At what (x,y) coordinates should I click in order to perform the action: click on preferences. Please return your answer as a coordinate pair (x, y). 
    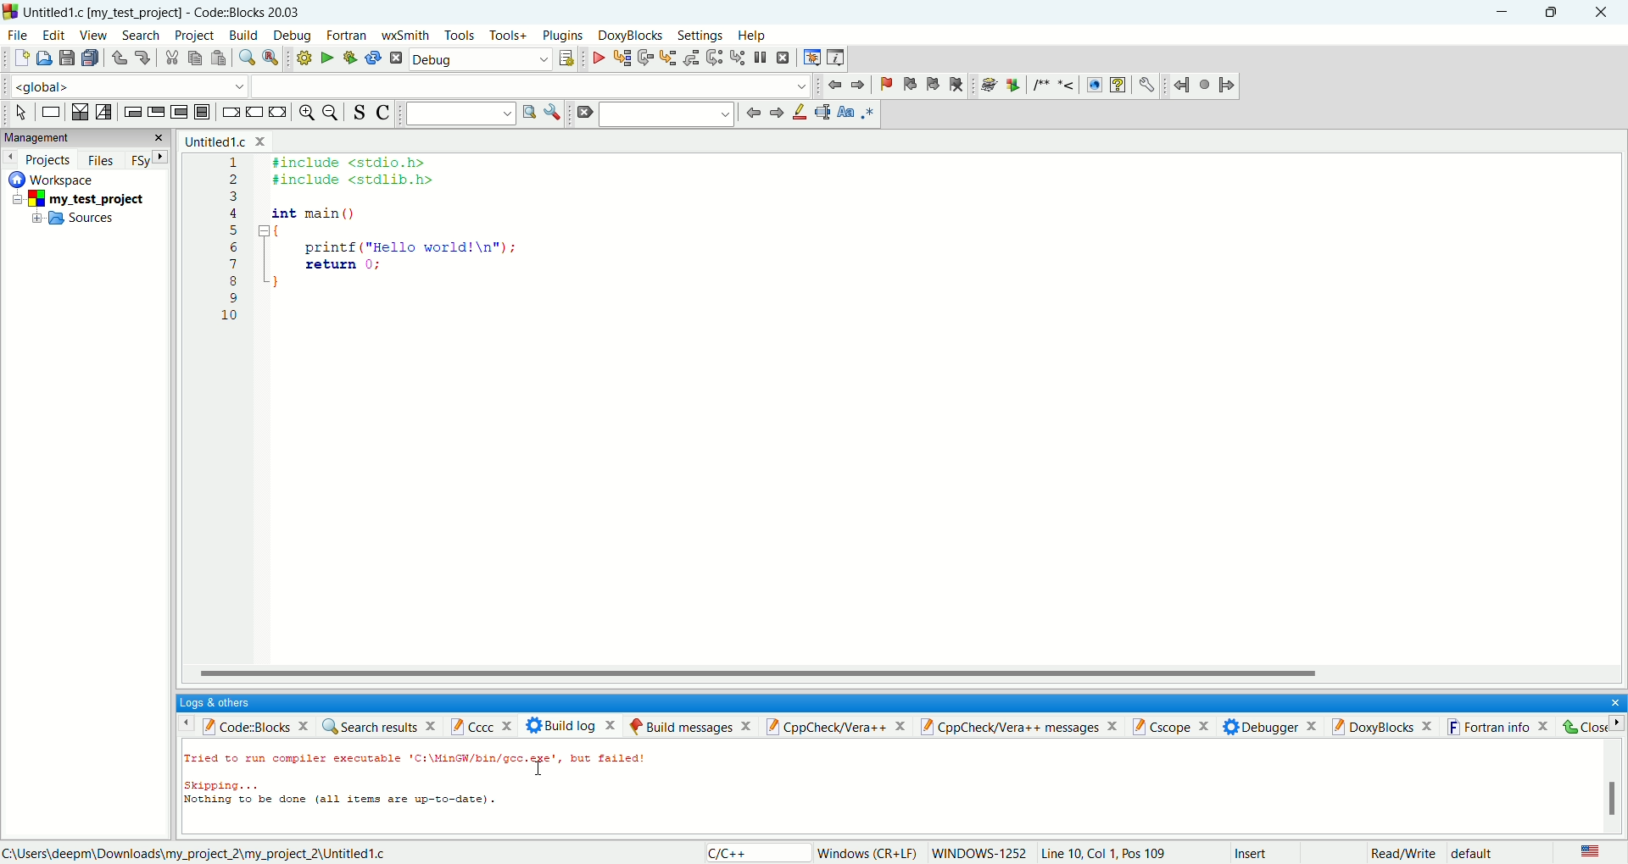
    Looking at the image, I should click on (1147, 86).